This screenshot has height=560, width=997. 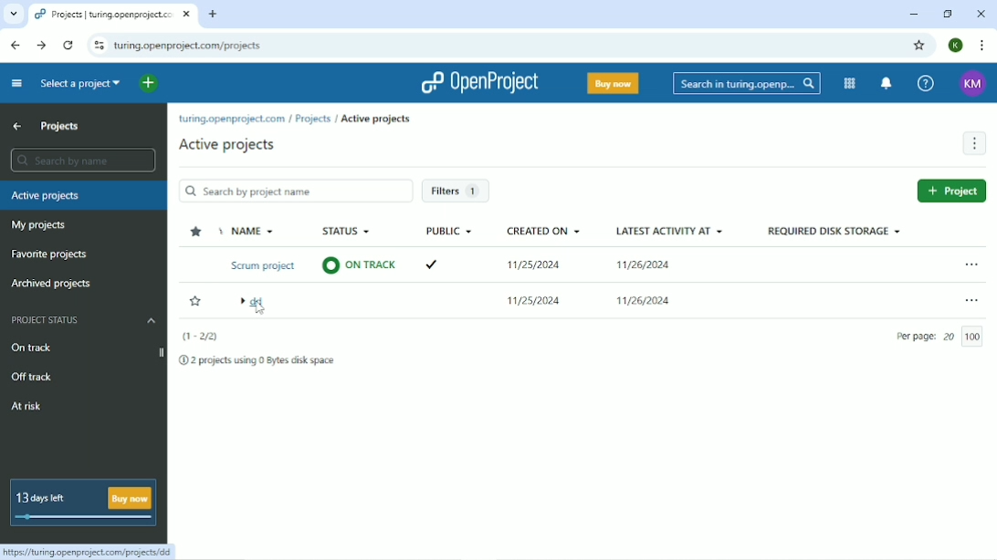 I want to click on turing.openprojects.com/projects, so click(x=192, y=46).